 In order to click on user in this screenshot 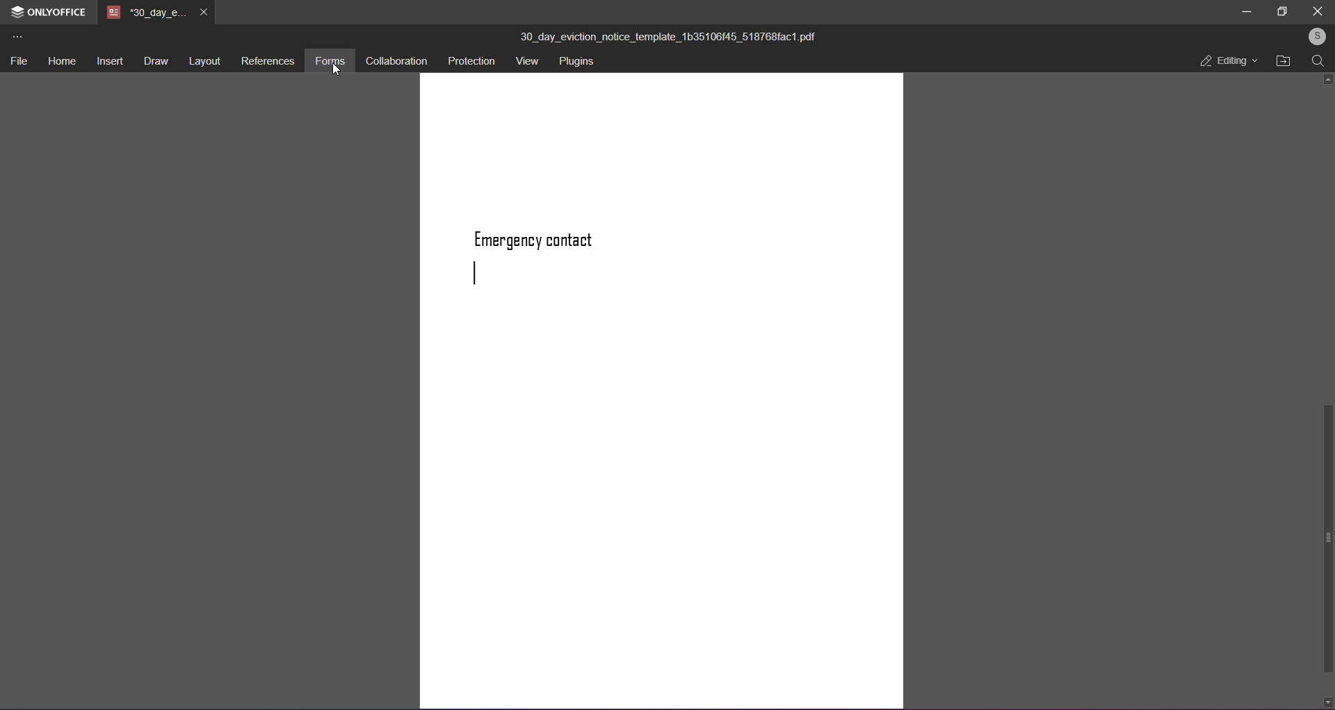, I will do `click(1314, 38)`.